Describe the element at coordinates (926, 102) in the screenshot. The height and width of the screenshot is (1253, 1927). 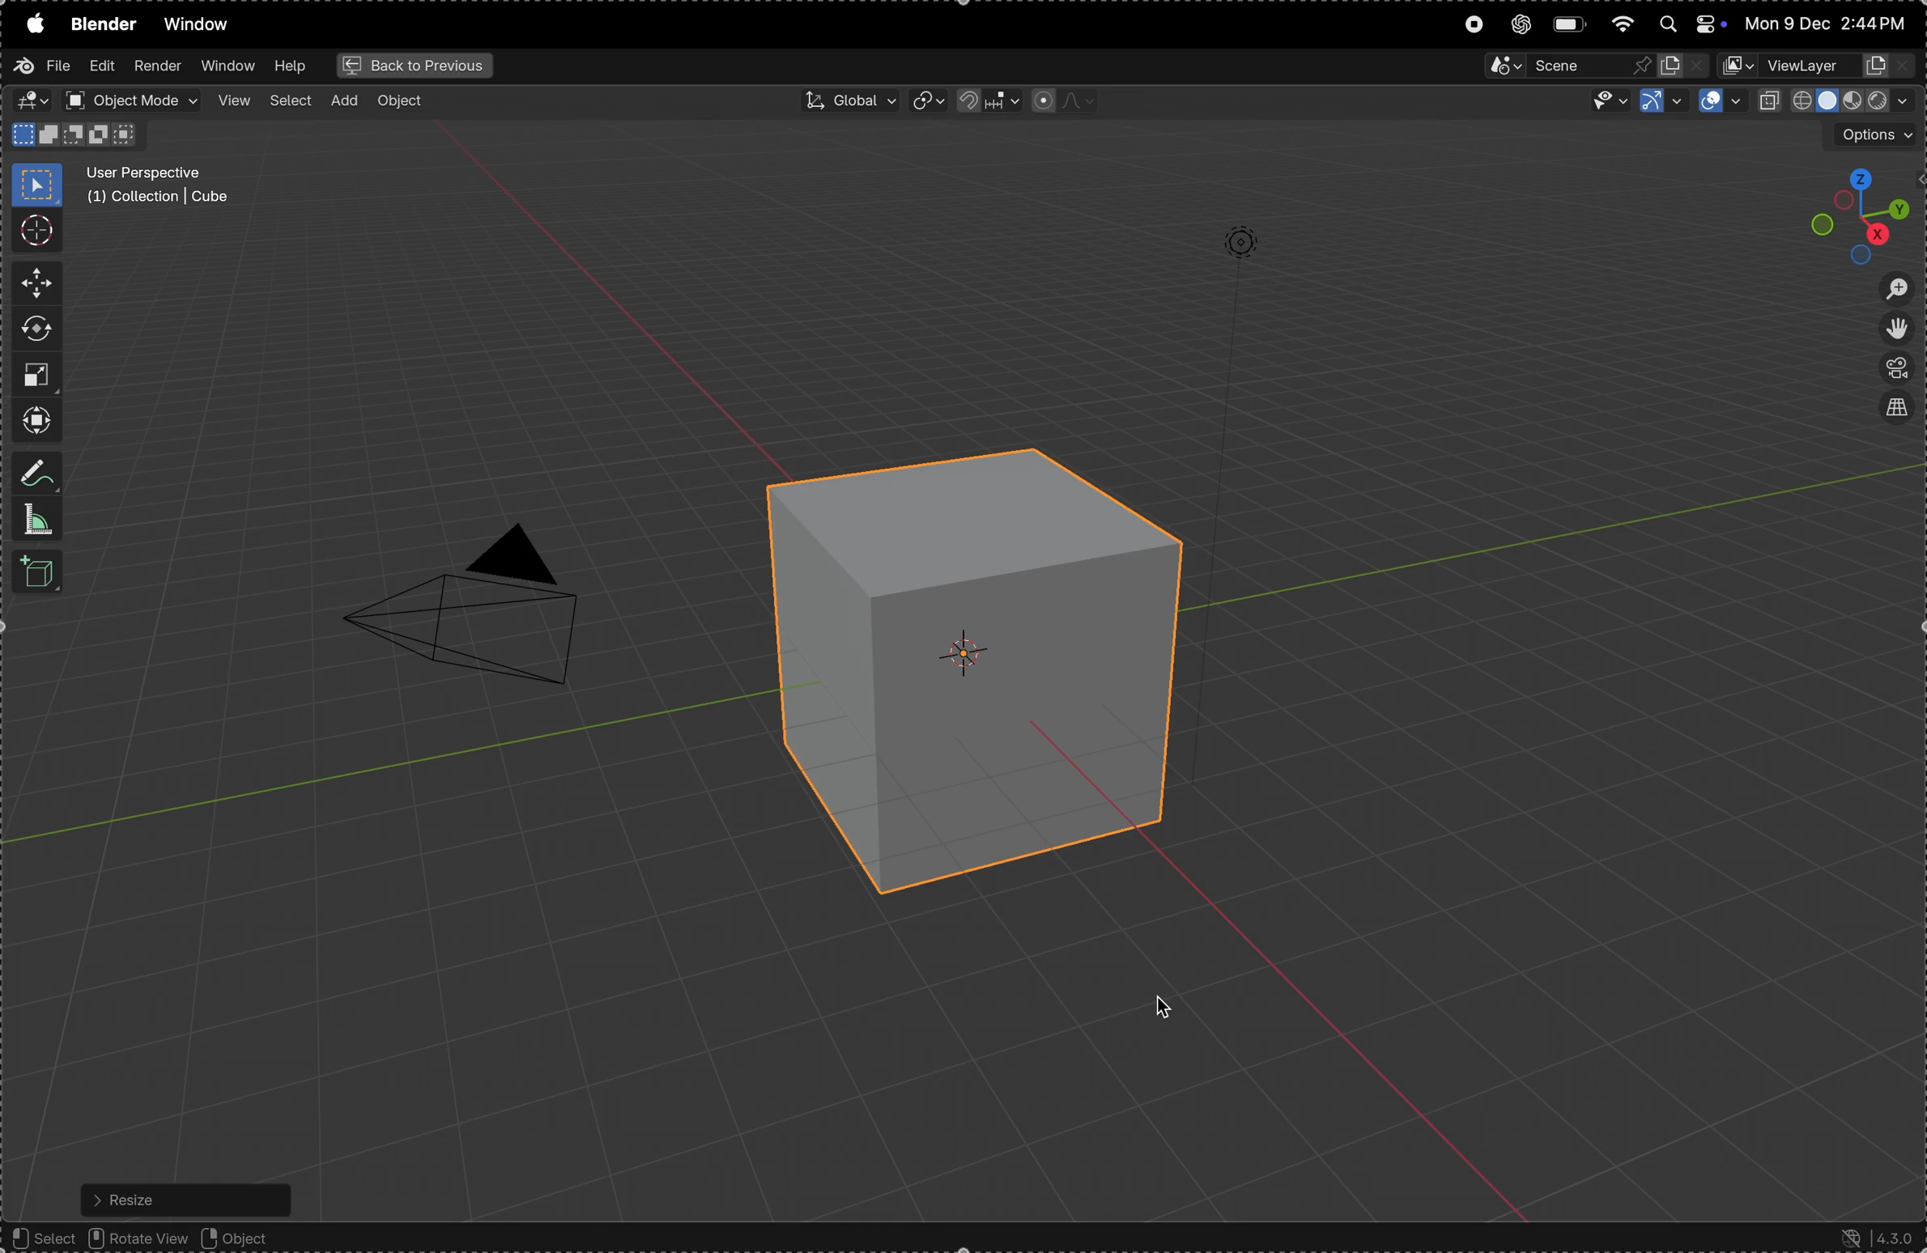
I see `transform pviot` at that location.